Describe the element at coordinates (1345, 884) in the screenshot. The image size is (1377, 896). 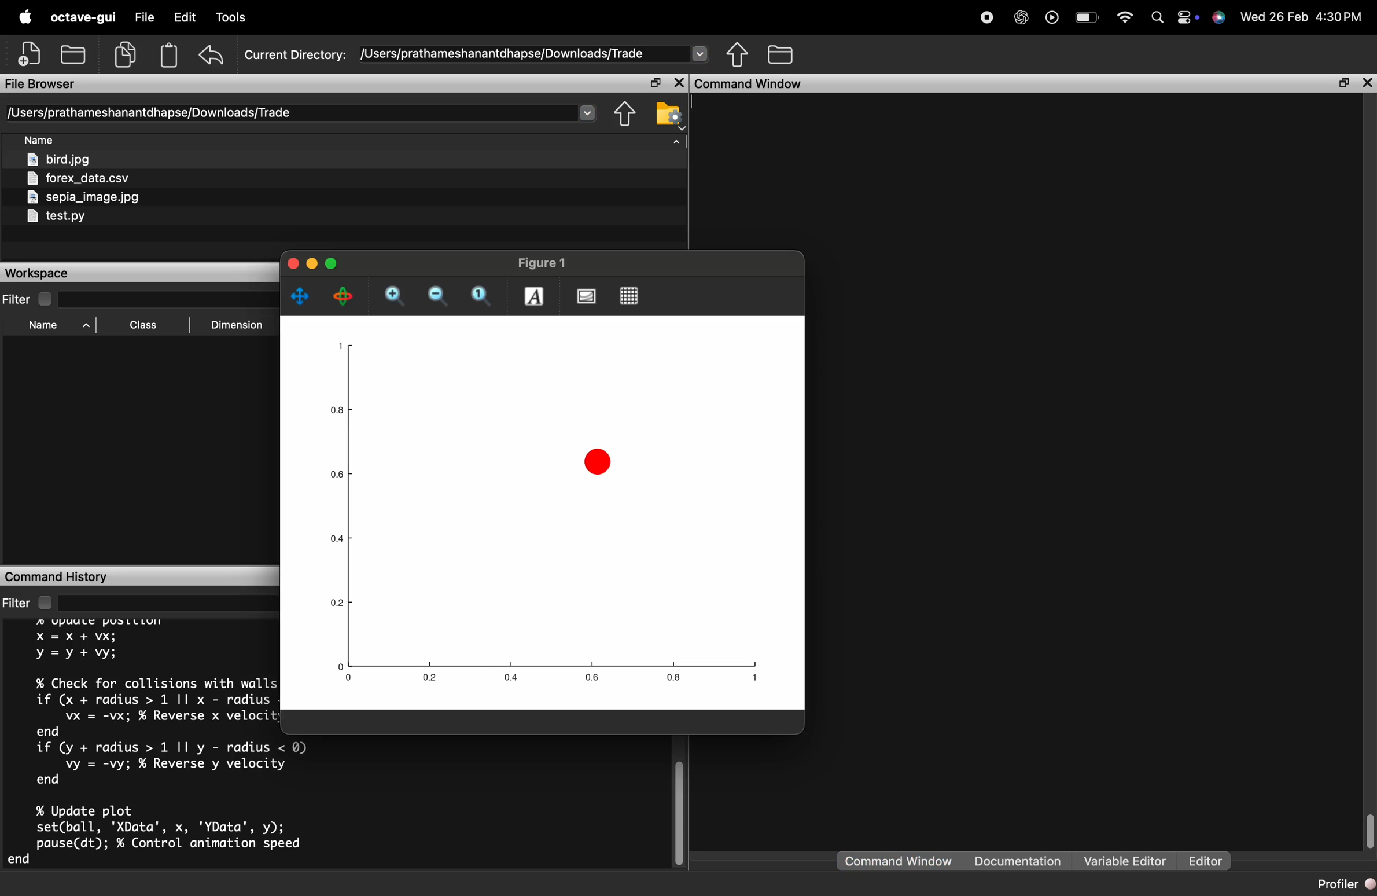
I see `Profiler` at that location.